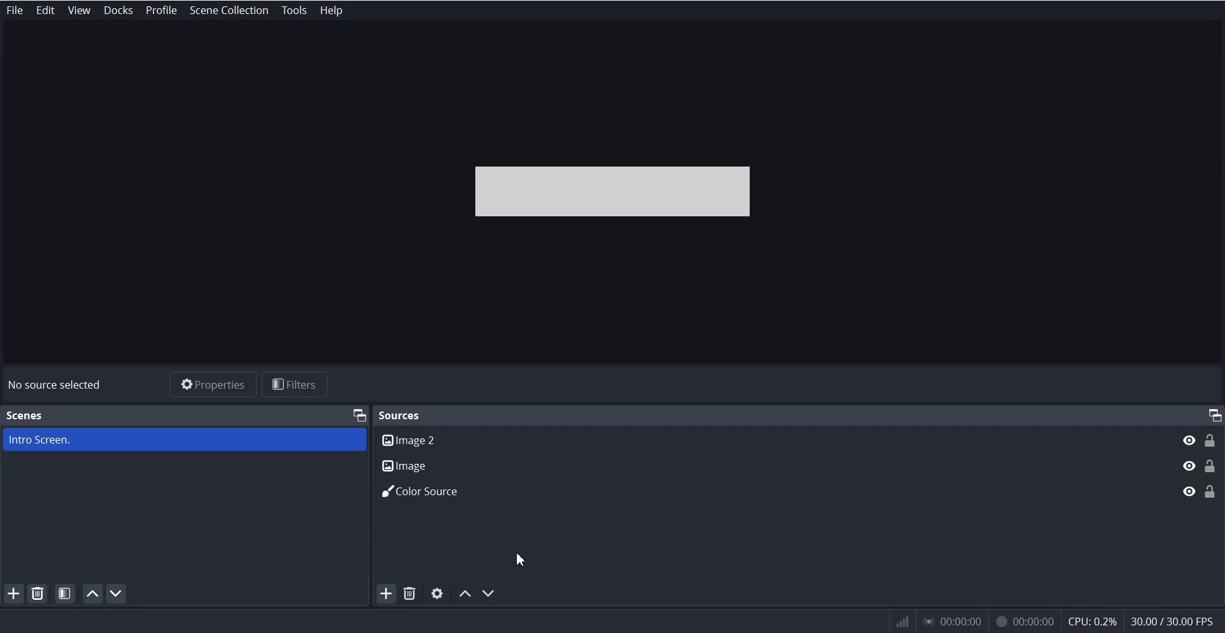 The width and height of the screenshot is (1225, 633). I want to click on cpu, so click(1092, 620).